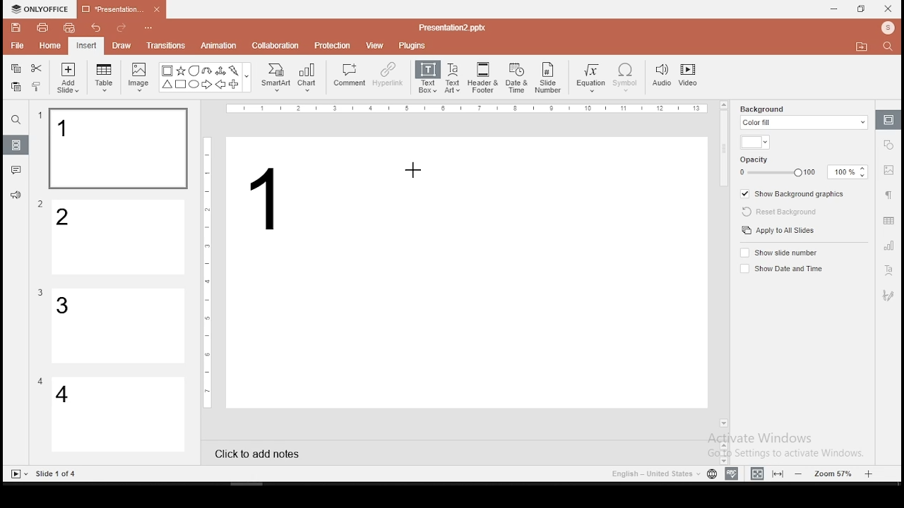 The image size is (904, 508). I want to click on protection, so click(333, 44).